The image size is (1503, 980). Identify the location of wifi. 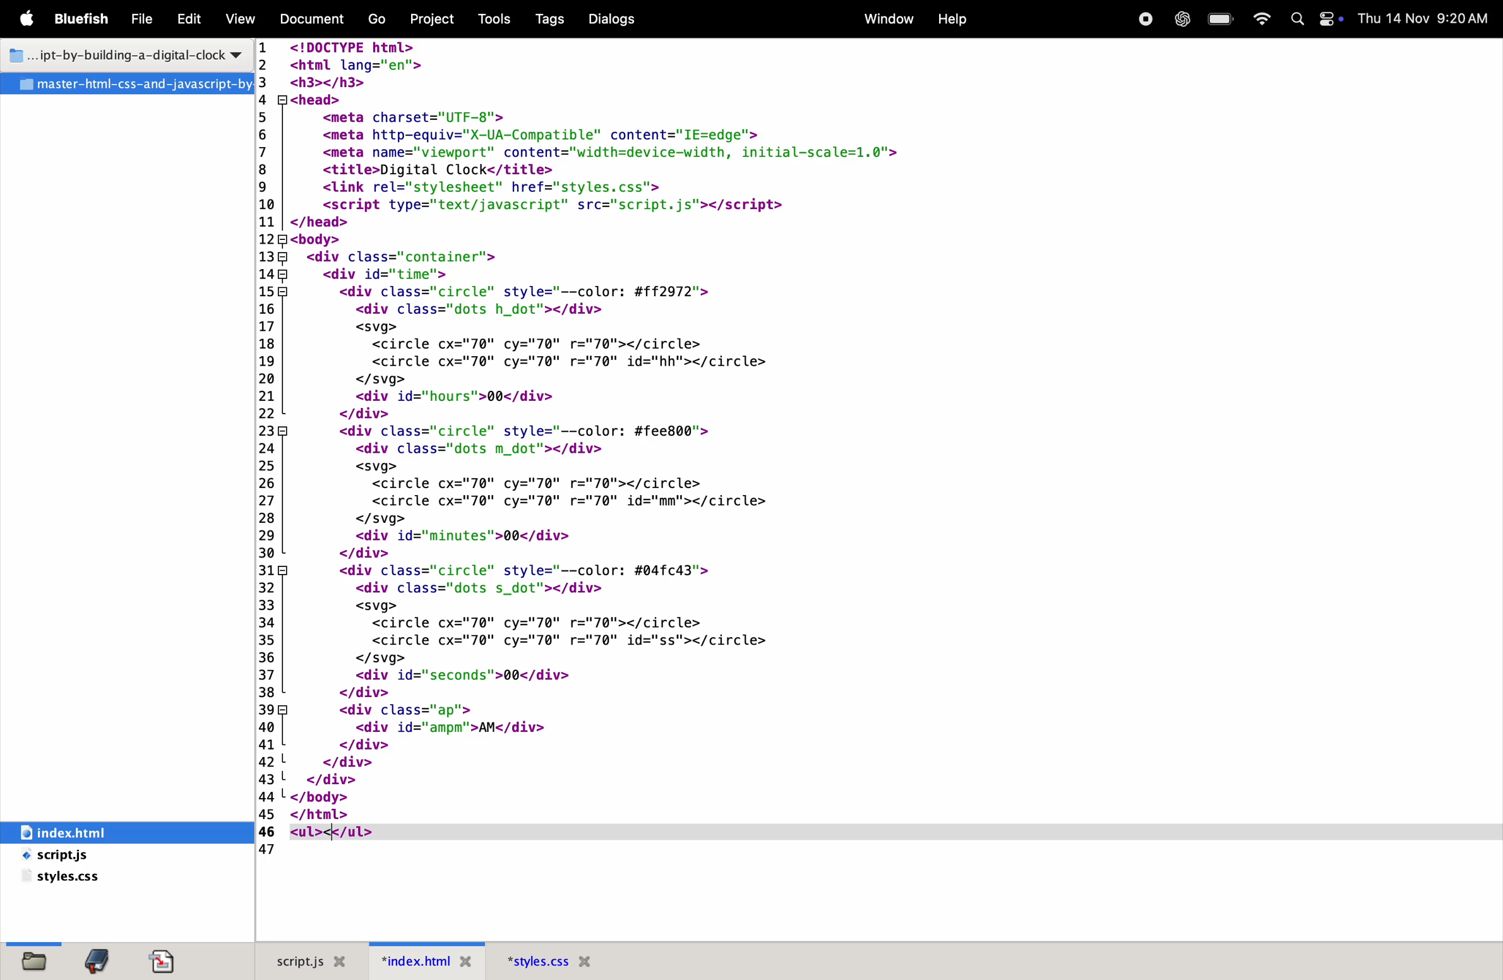
(1261, 20).